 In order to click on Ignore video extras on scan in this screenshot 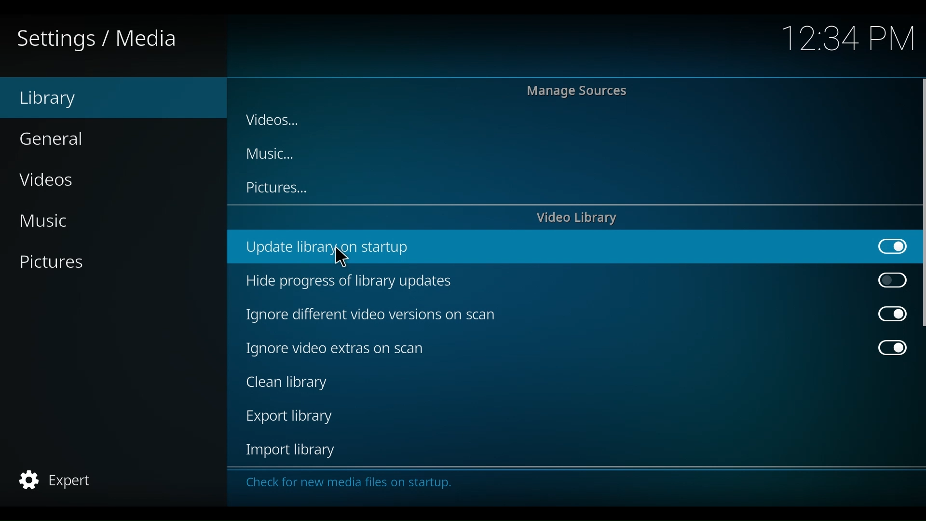, I will do `click(552, 349)`.